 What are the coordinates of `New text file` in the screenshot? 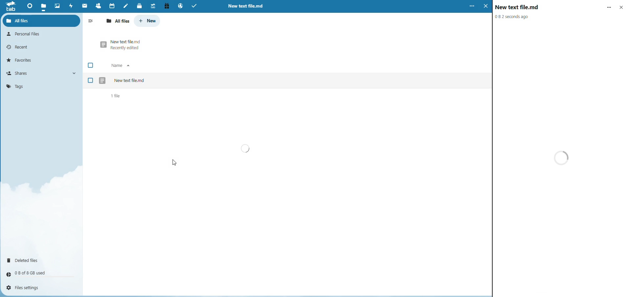 It's located at (247, 6).